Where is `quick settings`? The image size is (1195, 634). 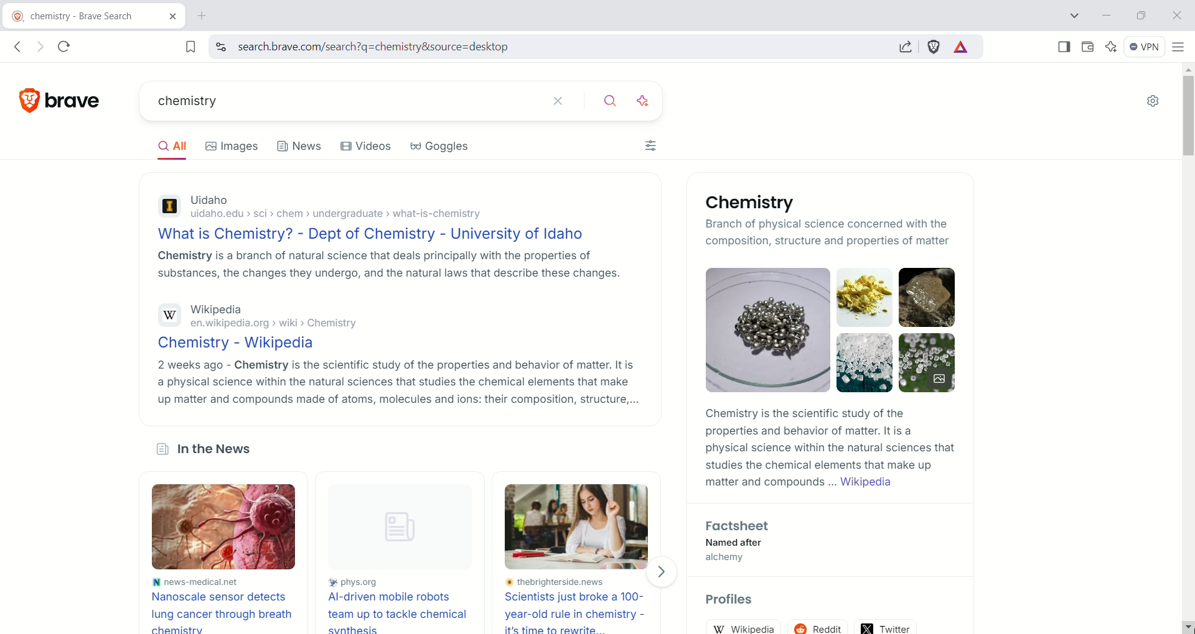 quick settings is located at coordinates (1153, 102).